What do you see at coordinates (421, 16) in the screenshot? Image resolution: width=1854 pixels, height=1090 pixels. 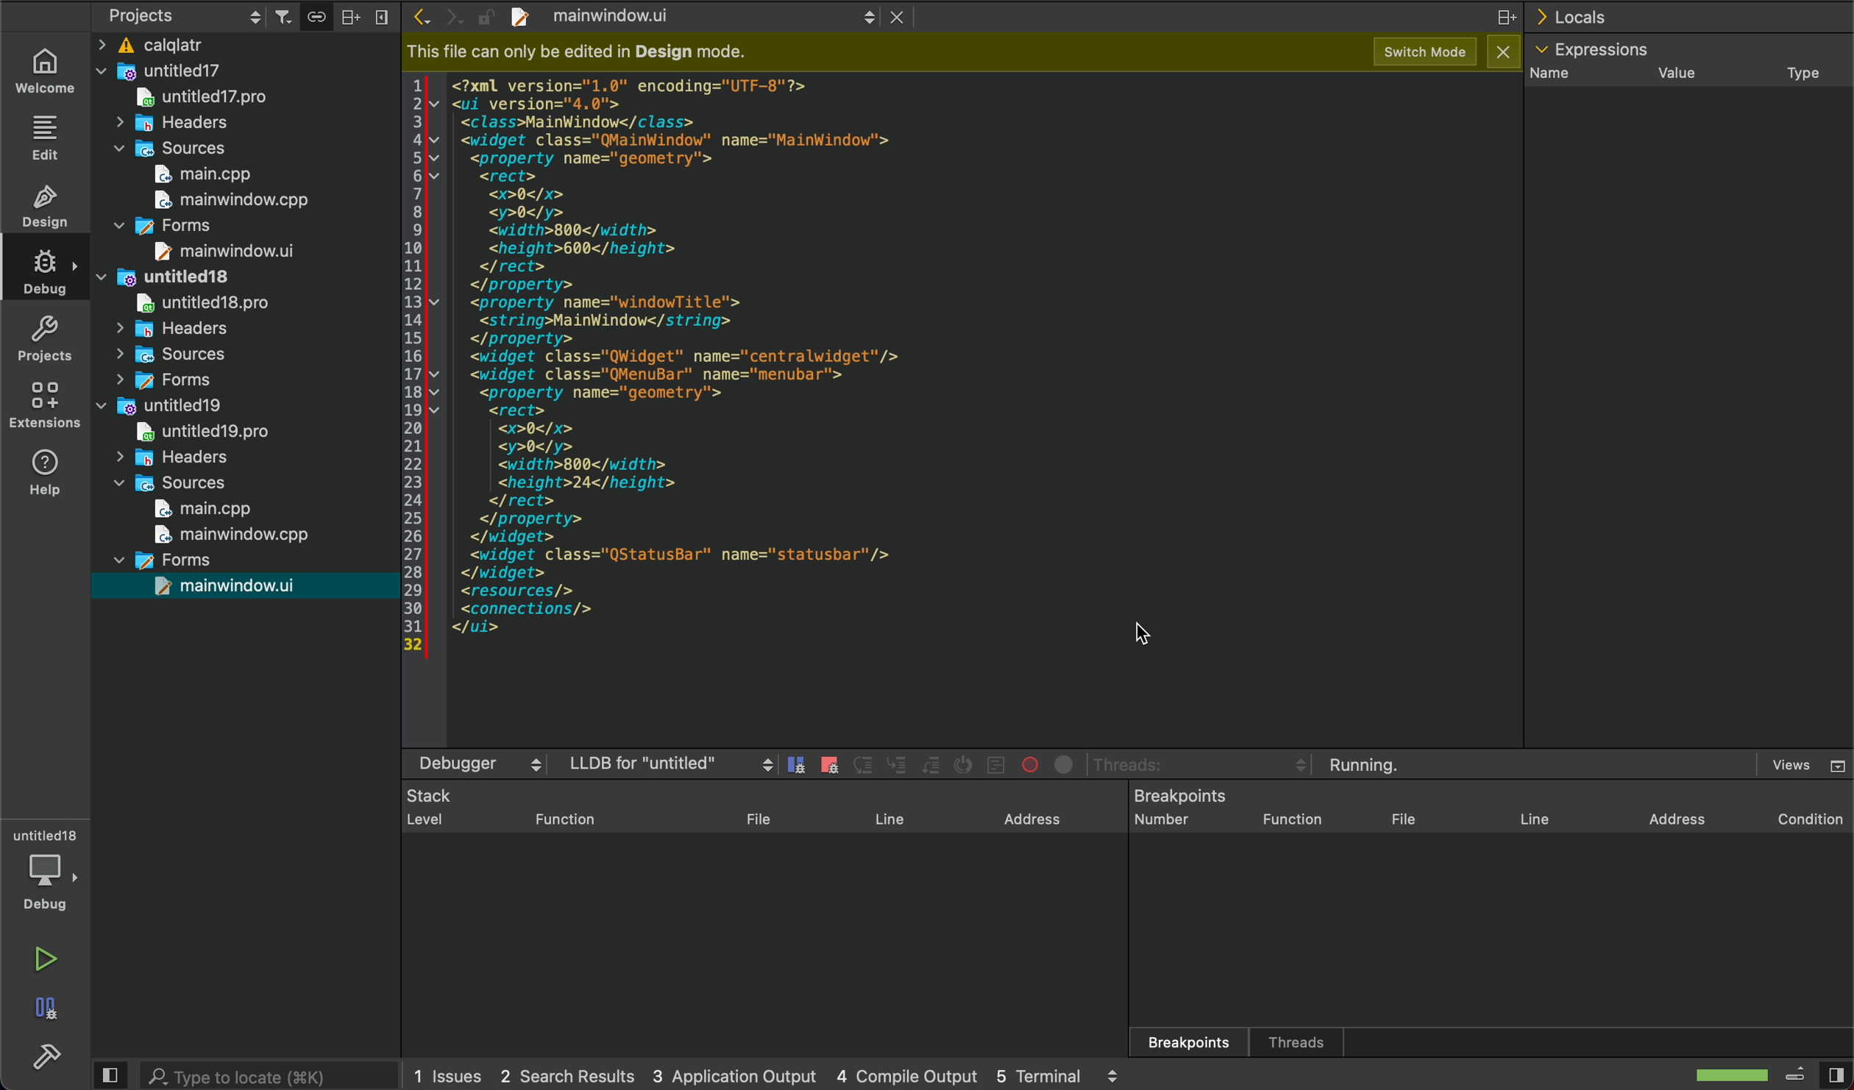 I see `previous` at bounding box center [421, 16].